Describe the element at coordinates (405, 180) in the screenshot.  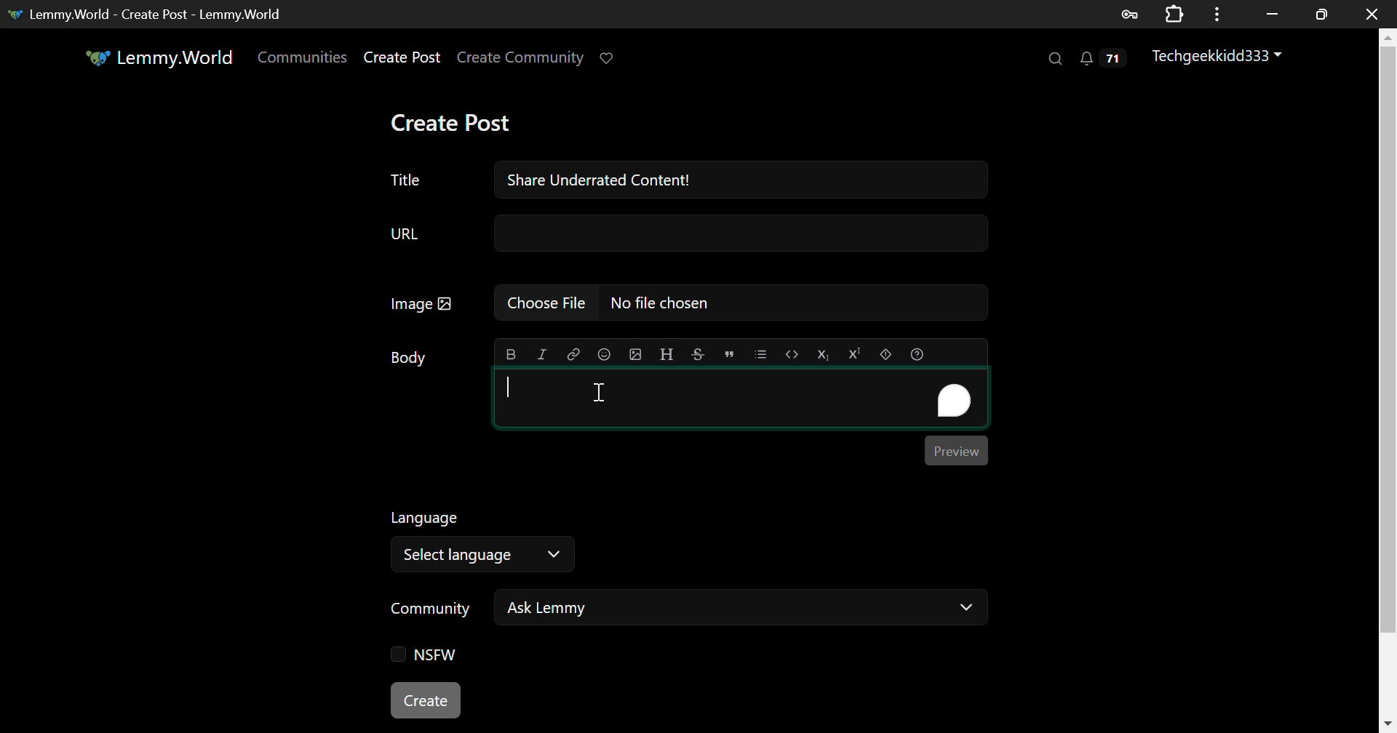
I see `Title` at that location.